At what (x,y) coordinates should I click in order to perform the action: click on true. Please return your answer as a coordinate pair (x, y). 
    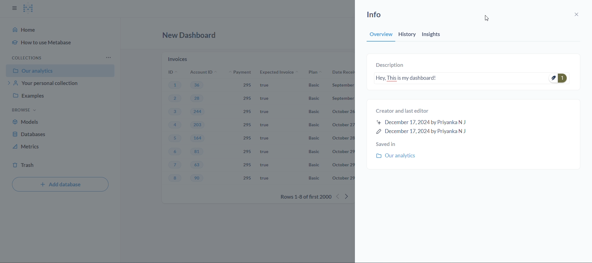
    Looking at the image, I should click on (267, 112).